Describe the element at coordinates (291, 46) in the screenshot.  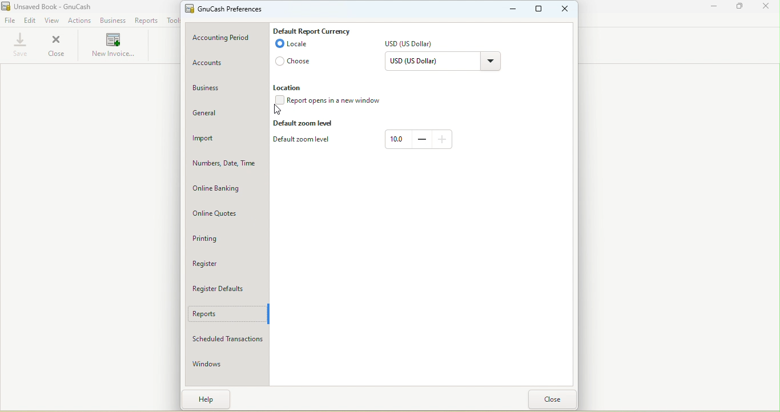
I see `Locale` at that location.